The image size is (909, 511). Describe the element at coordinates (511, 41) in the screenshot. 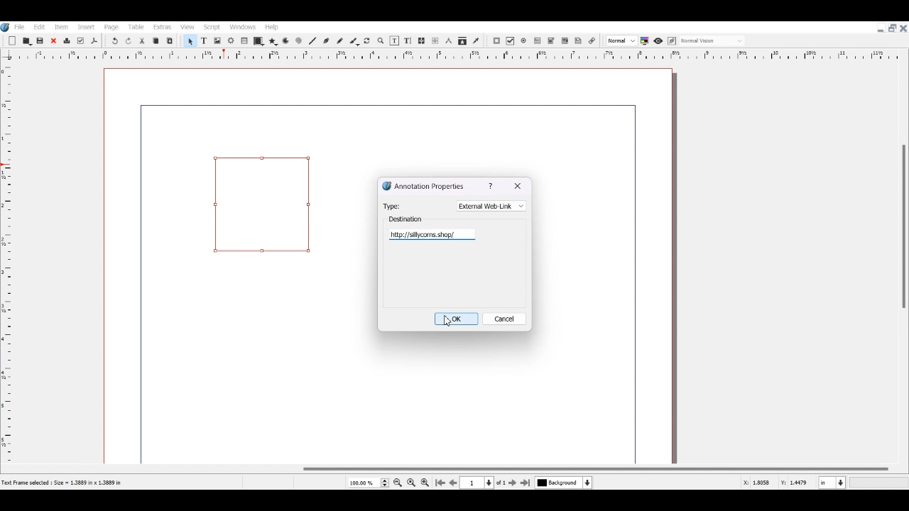

I see `PDF Check Box` at that location.